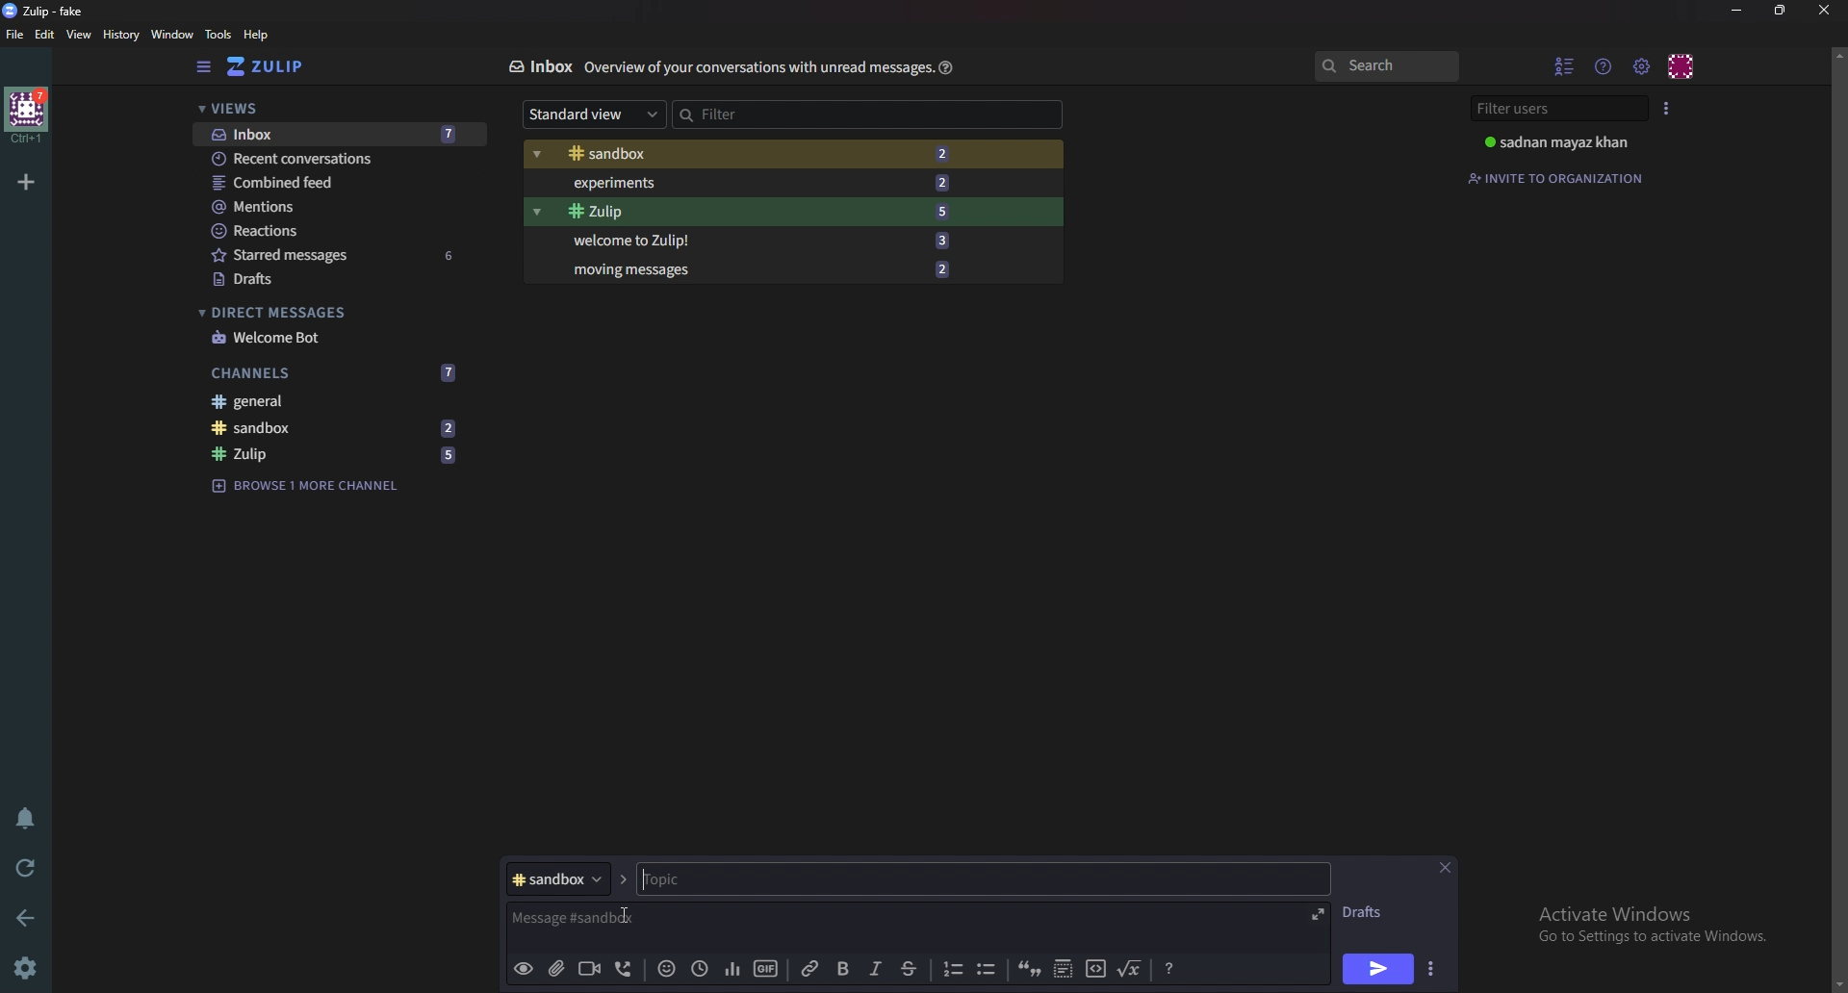  What do you see at coordinates (338, 231) in the screenshot?
I see `Reactions` at bounding box center [338, 231].